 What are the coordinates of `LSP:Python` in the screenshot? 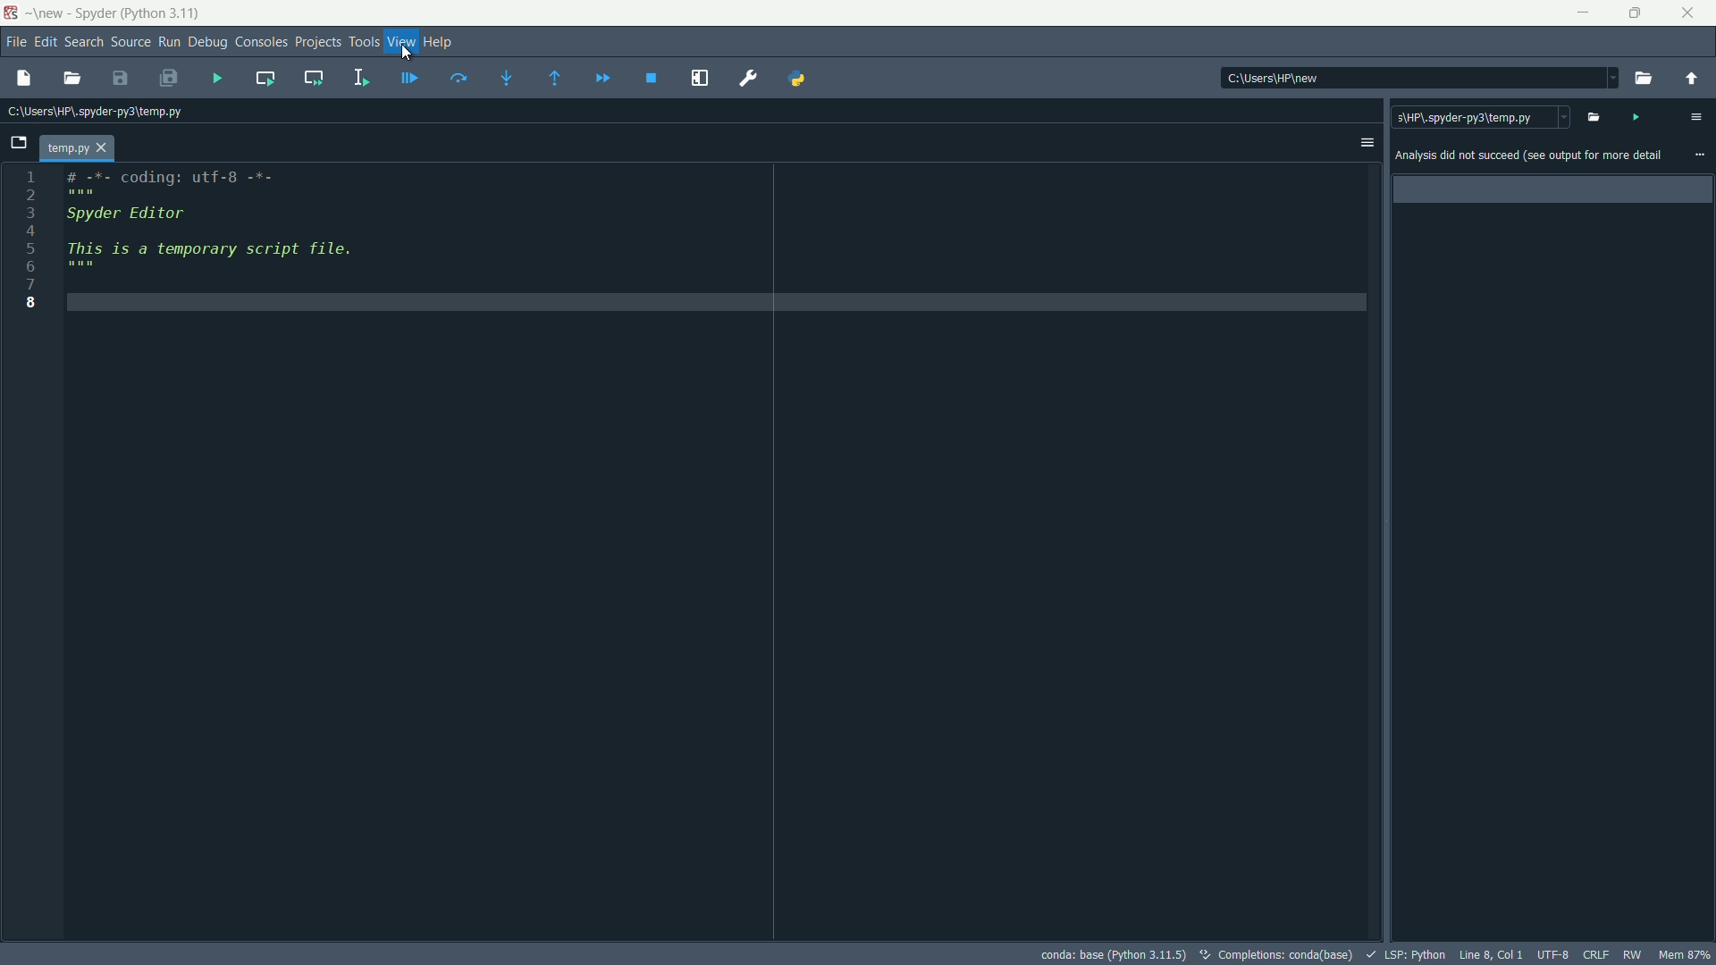 It's located at (1405, 953).